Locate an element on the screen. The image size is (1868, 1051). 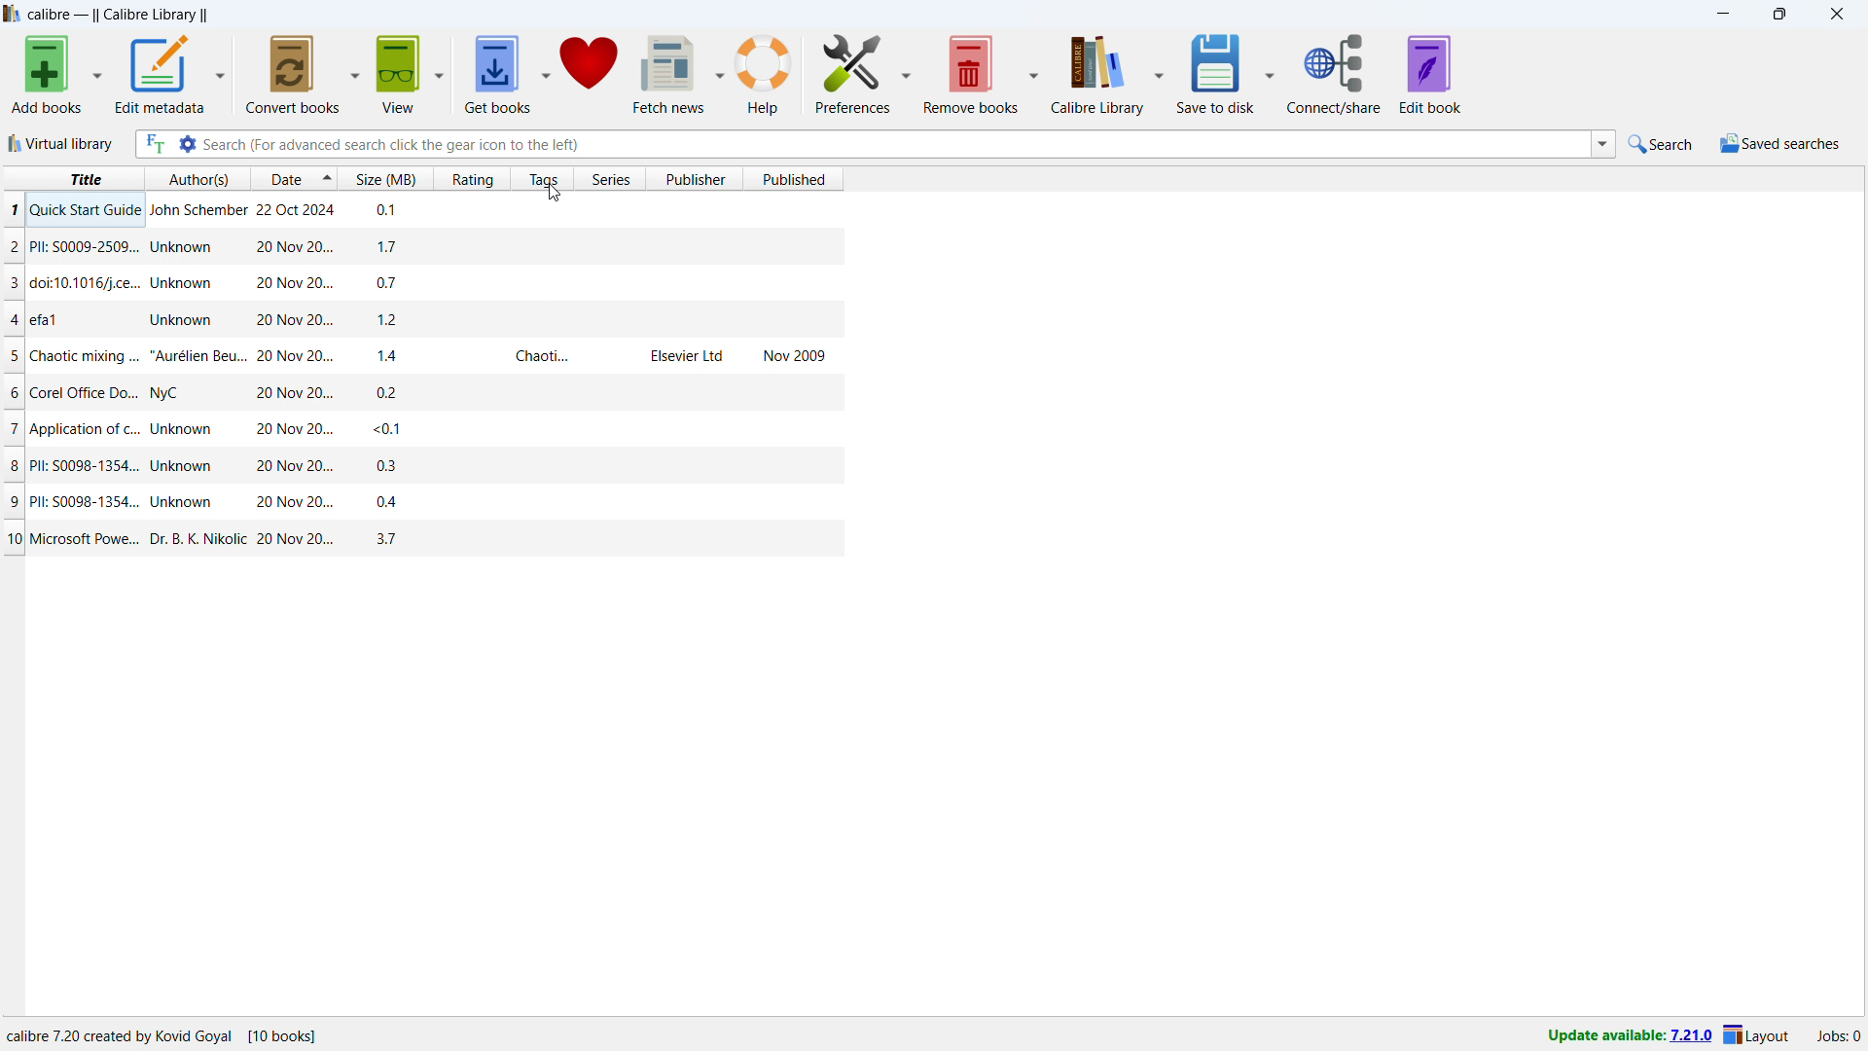
sort by series is located at coordinates (610, 178).